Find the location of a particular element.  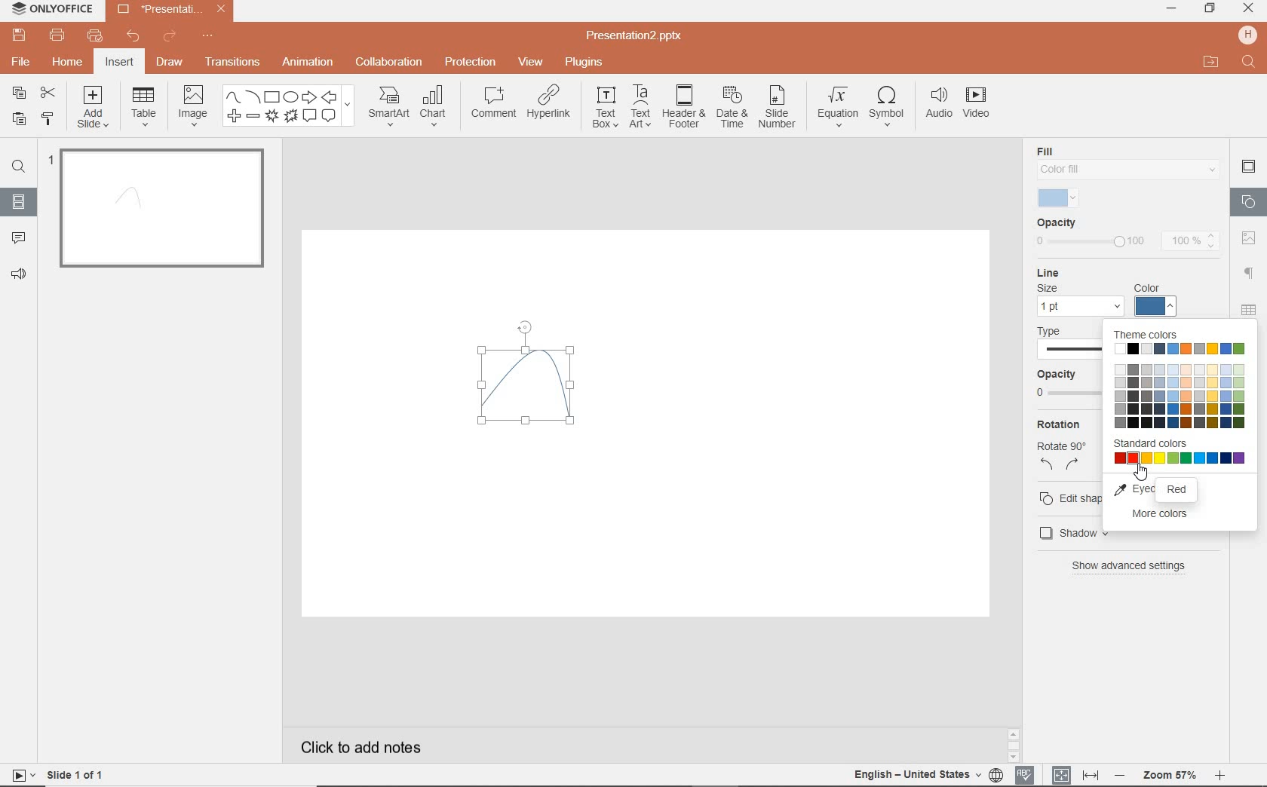

COMMENT is located at coordinates (492, 105).